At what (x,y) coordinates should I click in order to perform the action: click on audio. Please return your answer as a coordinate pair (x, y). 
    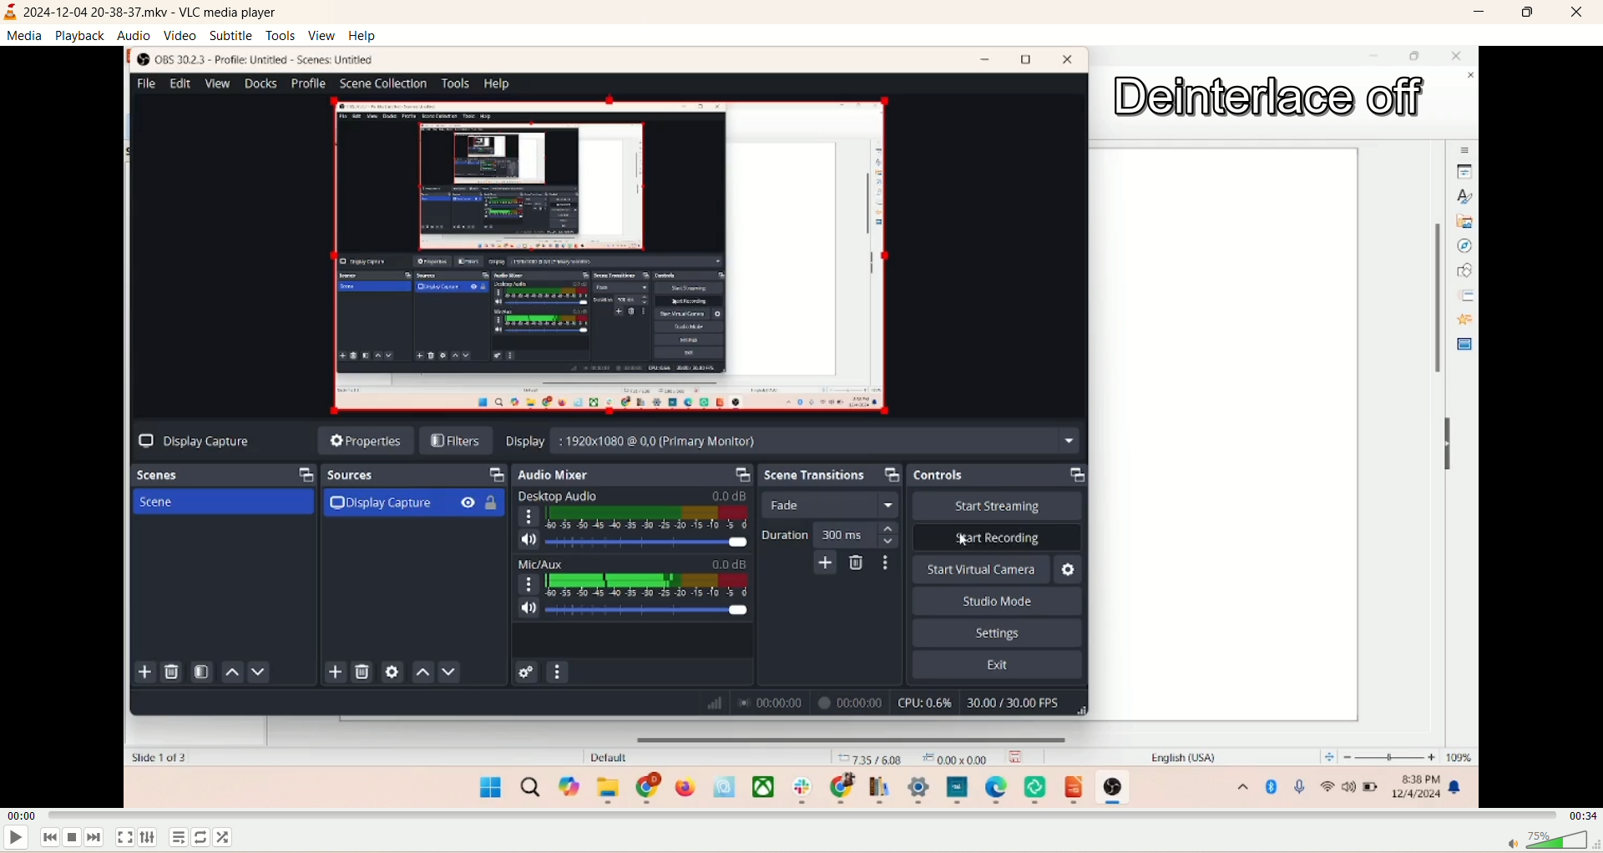
    Looking at the image, I should click on (134, 36).